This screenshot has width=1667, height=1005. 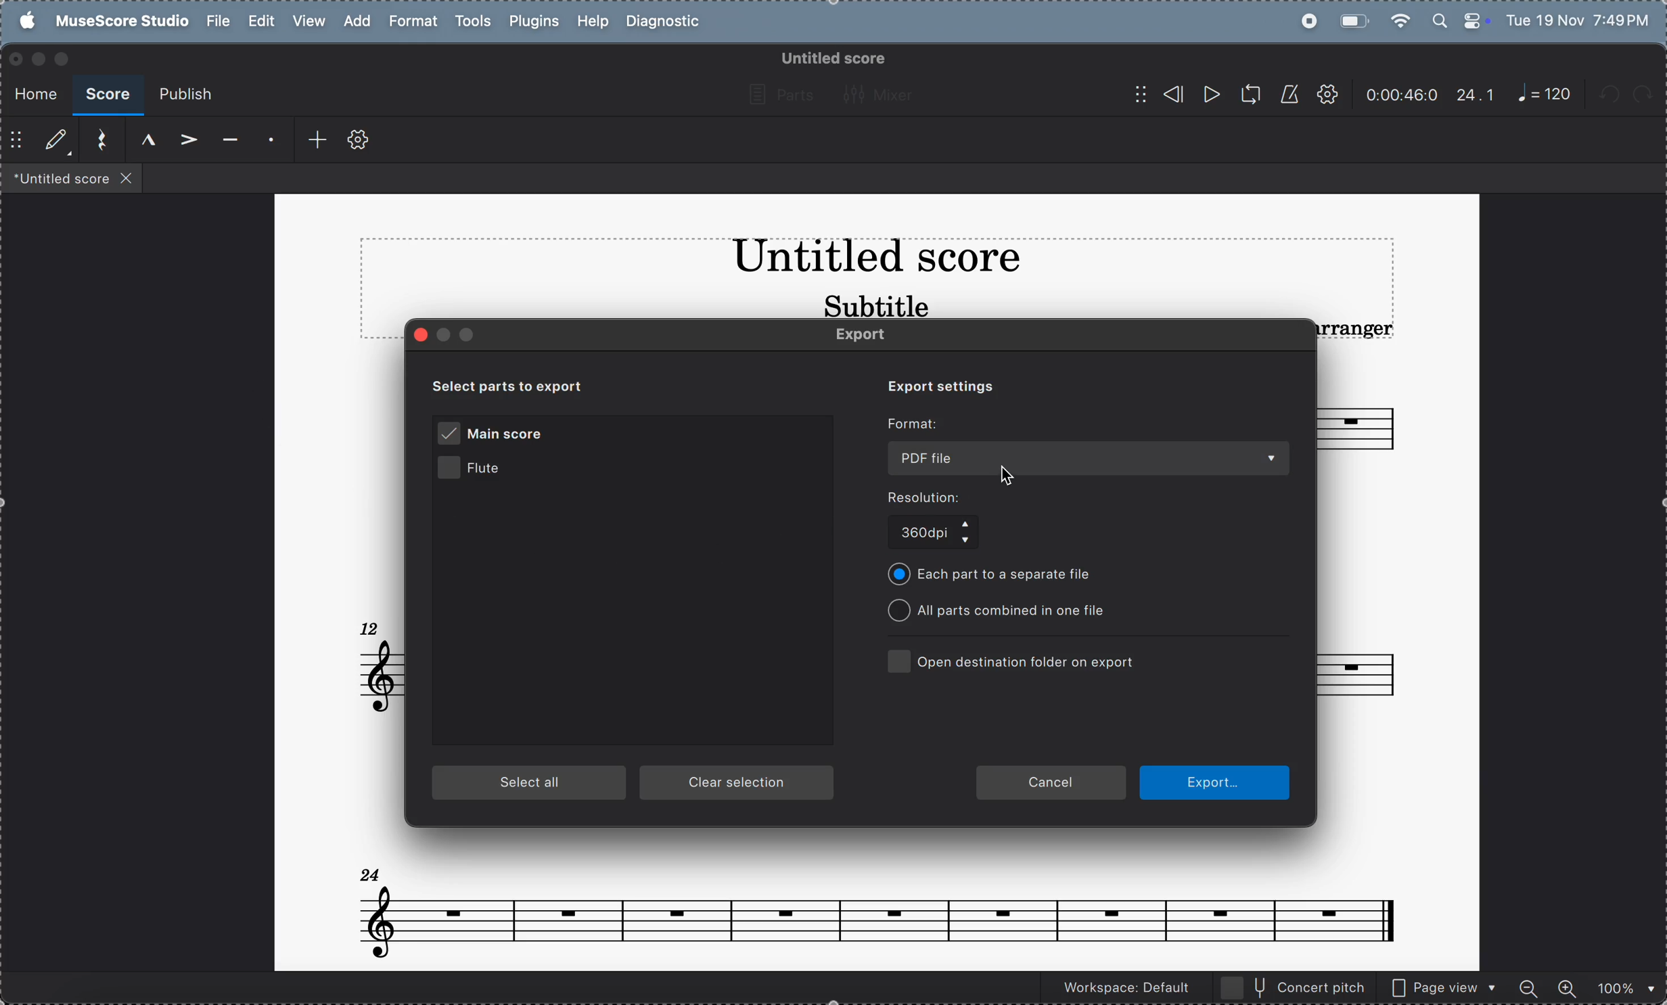 What do you see at coordinates (1622, 987) in the screenshot?
I see `zoom percentage` at bounding box center [1622, 987].